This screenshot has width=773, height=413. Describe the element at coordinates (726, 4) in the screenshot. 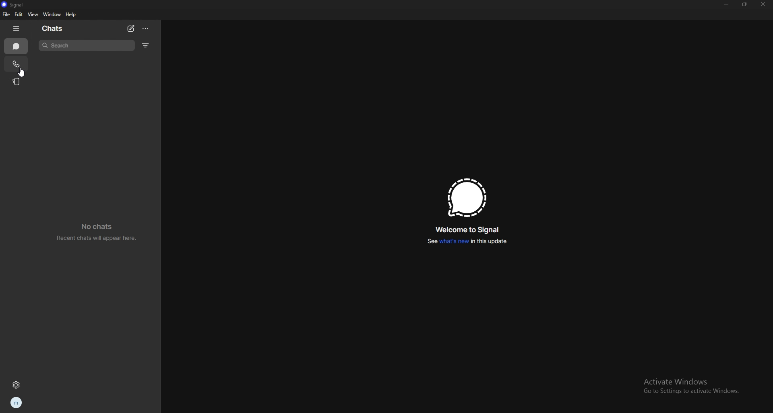

I see `minimize` at that location.